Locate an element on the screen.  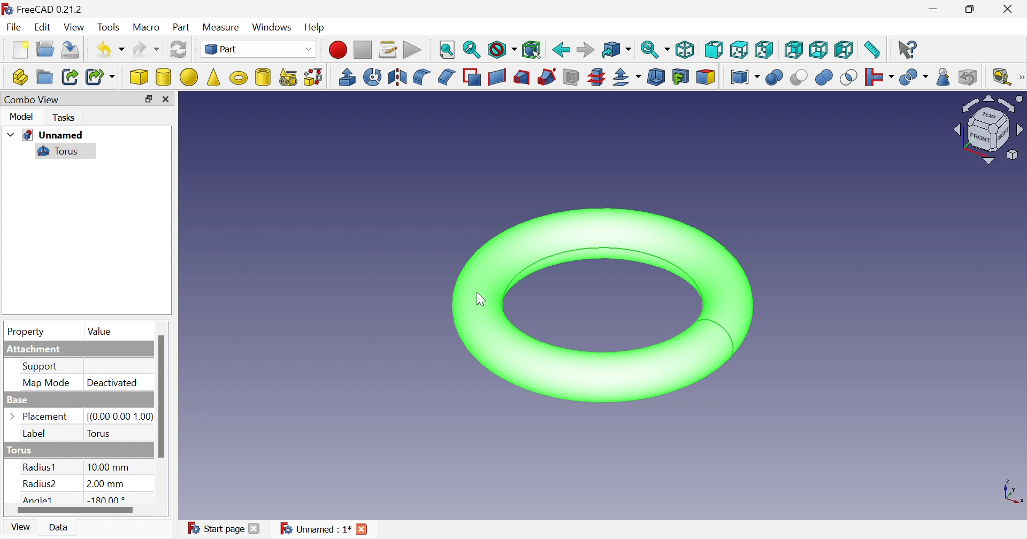
Tools is located at coordinates (108, 27).